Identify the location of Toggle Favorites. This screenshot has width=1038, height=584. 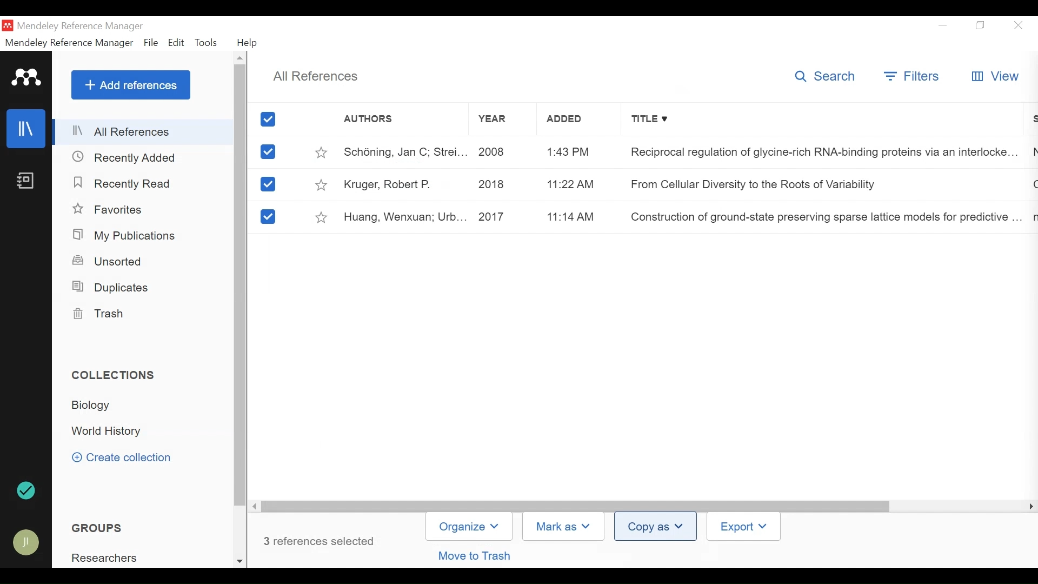
(321, 216).